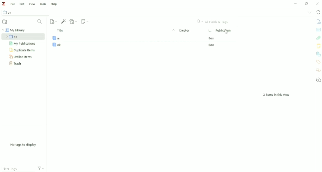 The image size is (322, 172). What do you see at coordinates (63, 22) in the screenshot?
I see `Add Item (s) by Identifier` at bounding box center [63, 22].